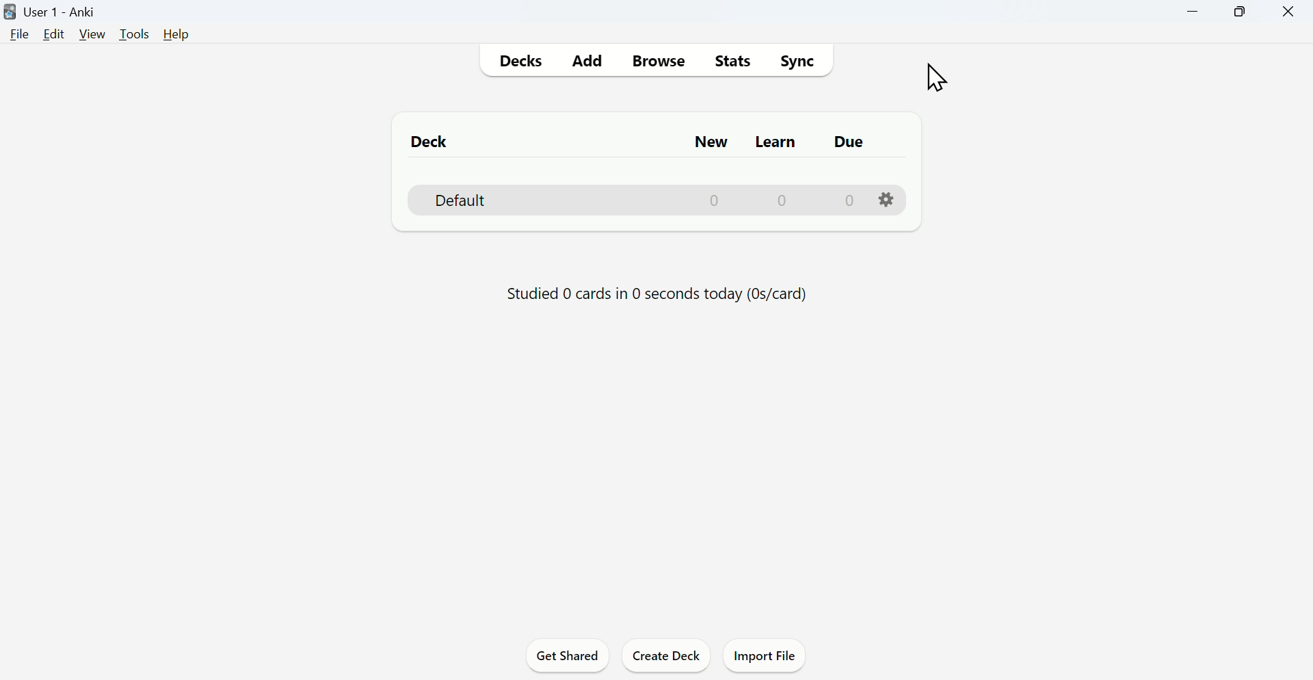 The width and height of the screenshot is (1313, 680). I want to click on User 1 - Anki, so click(53, 12).